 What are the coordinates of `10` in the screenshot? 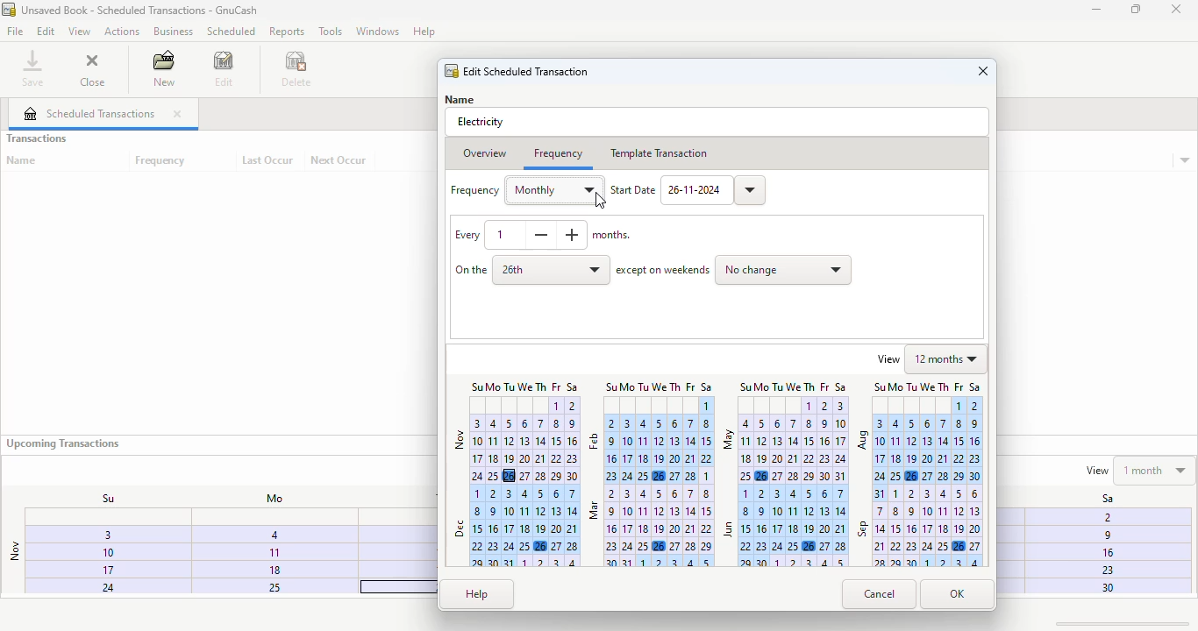 It's located at (93, 553).